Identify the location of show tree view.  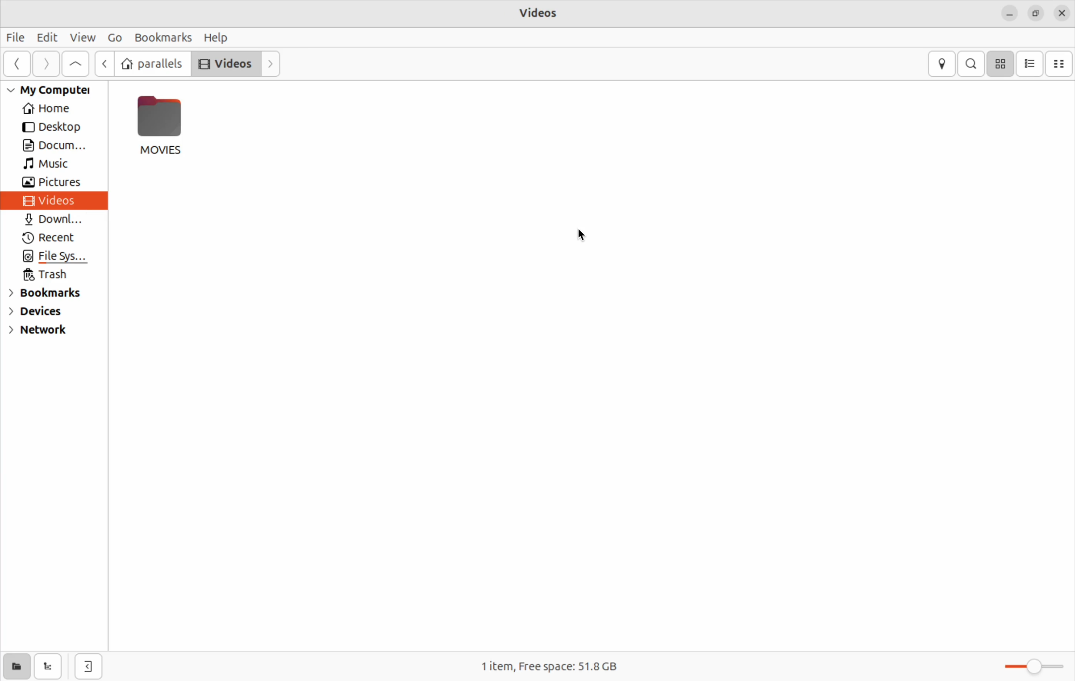
(49, 667).